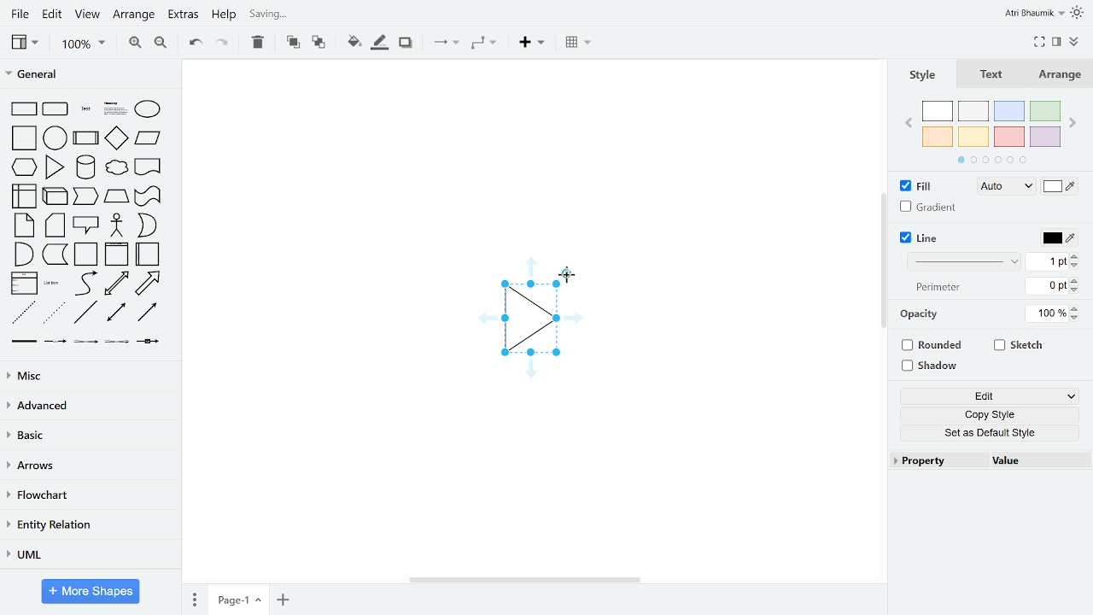 This screenshot has width=1093, height=615. What do you see at coordinates (238, 598) in the screenshot?
I see `current page` at bounding box center [238, 598].